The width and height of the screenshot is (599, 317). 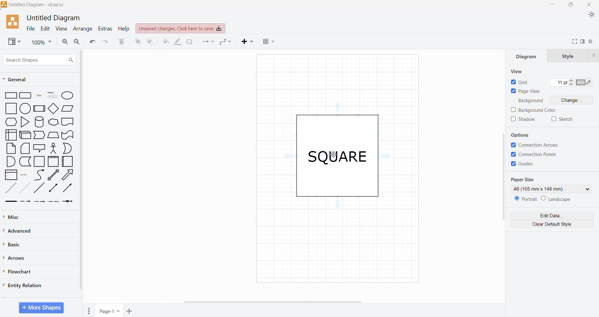 What do you see at coordinates (53, 161) in the screenshot?
I see `frame` at bounding box center [53, 161].